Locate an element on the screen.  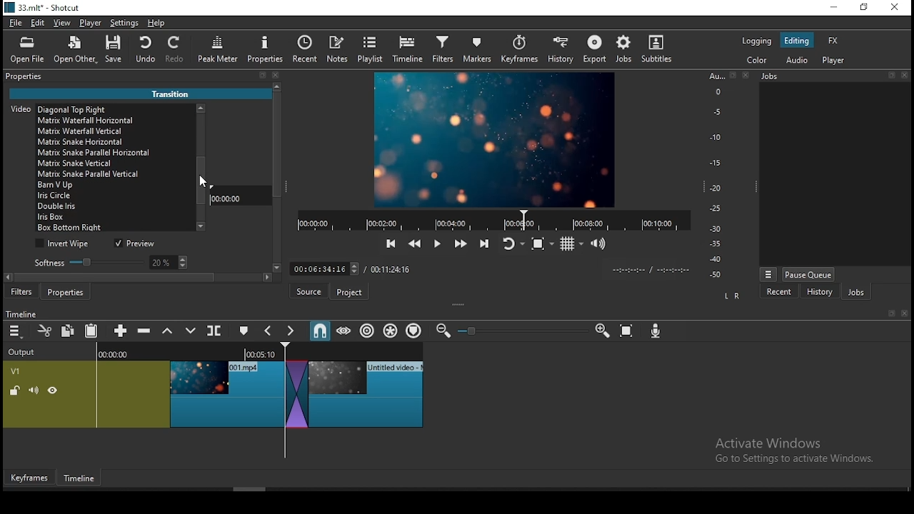
play quickly backward is located at coordinates (413, 242).